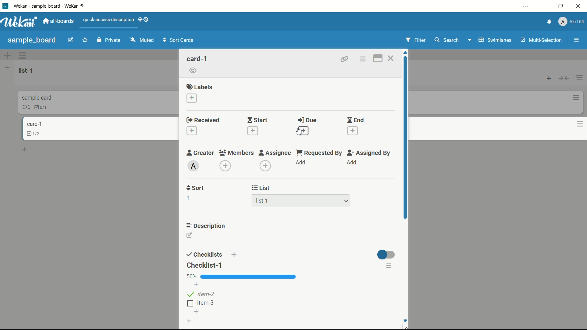 The width and height of the screenshot is (587, 330). I want to click on sample-card, so click(41, 97).